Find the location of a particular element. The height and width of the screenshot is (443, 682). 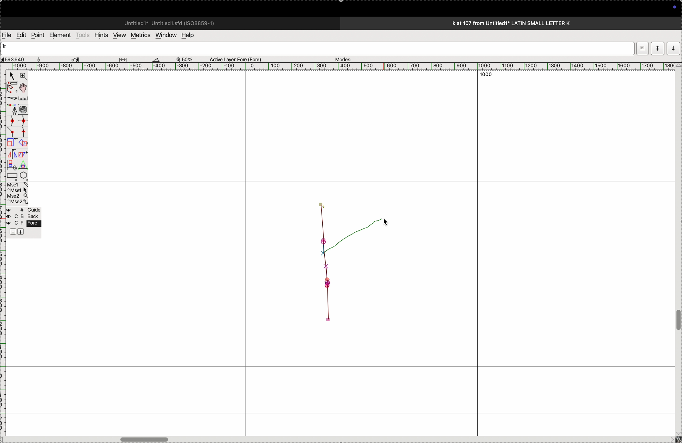

pen is located at coordinates (12, 87).